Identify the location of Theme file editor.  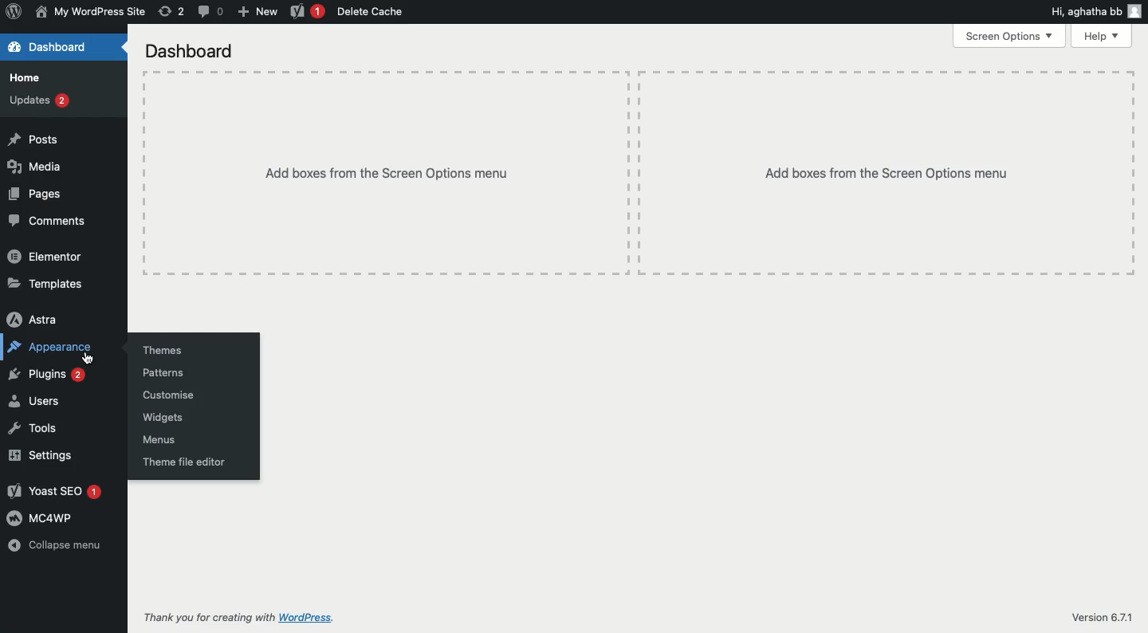
(187, 466).